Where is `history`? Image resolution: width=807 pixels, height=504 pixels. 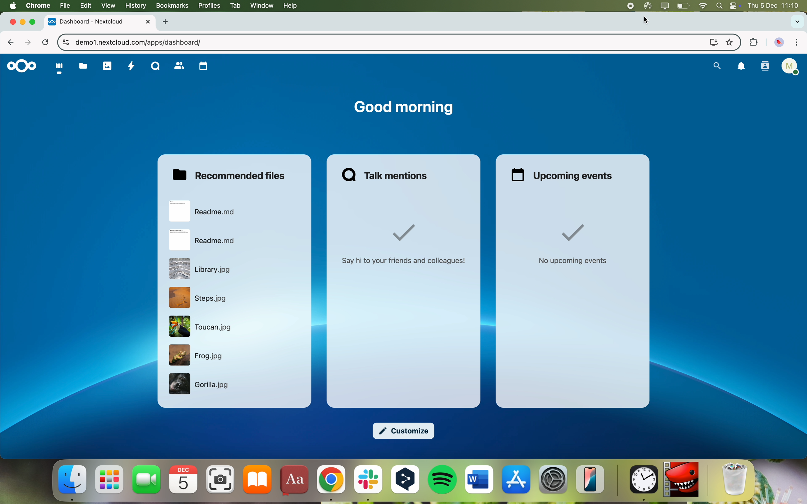
history is located at coordinates (135, 5).